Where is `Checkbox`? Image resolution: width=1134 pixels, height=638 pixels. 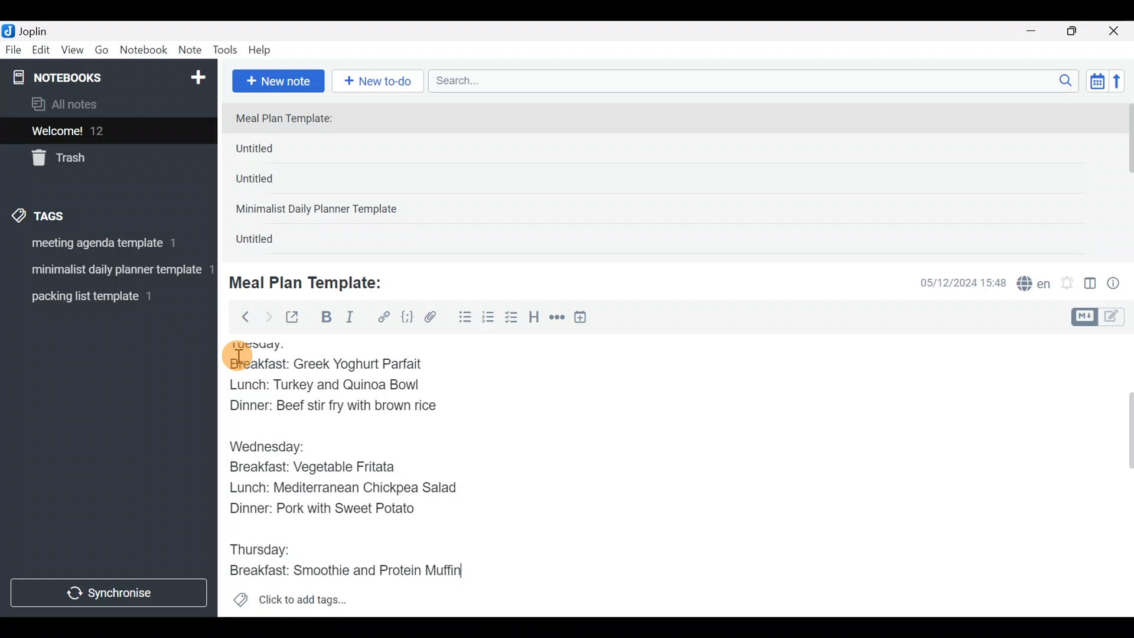
Checkbox is located at coordinates (513, 318).